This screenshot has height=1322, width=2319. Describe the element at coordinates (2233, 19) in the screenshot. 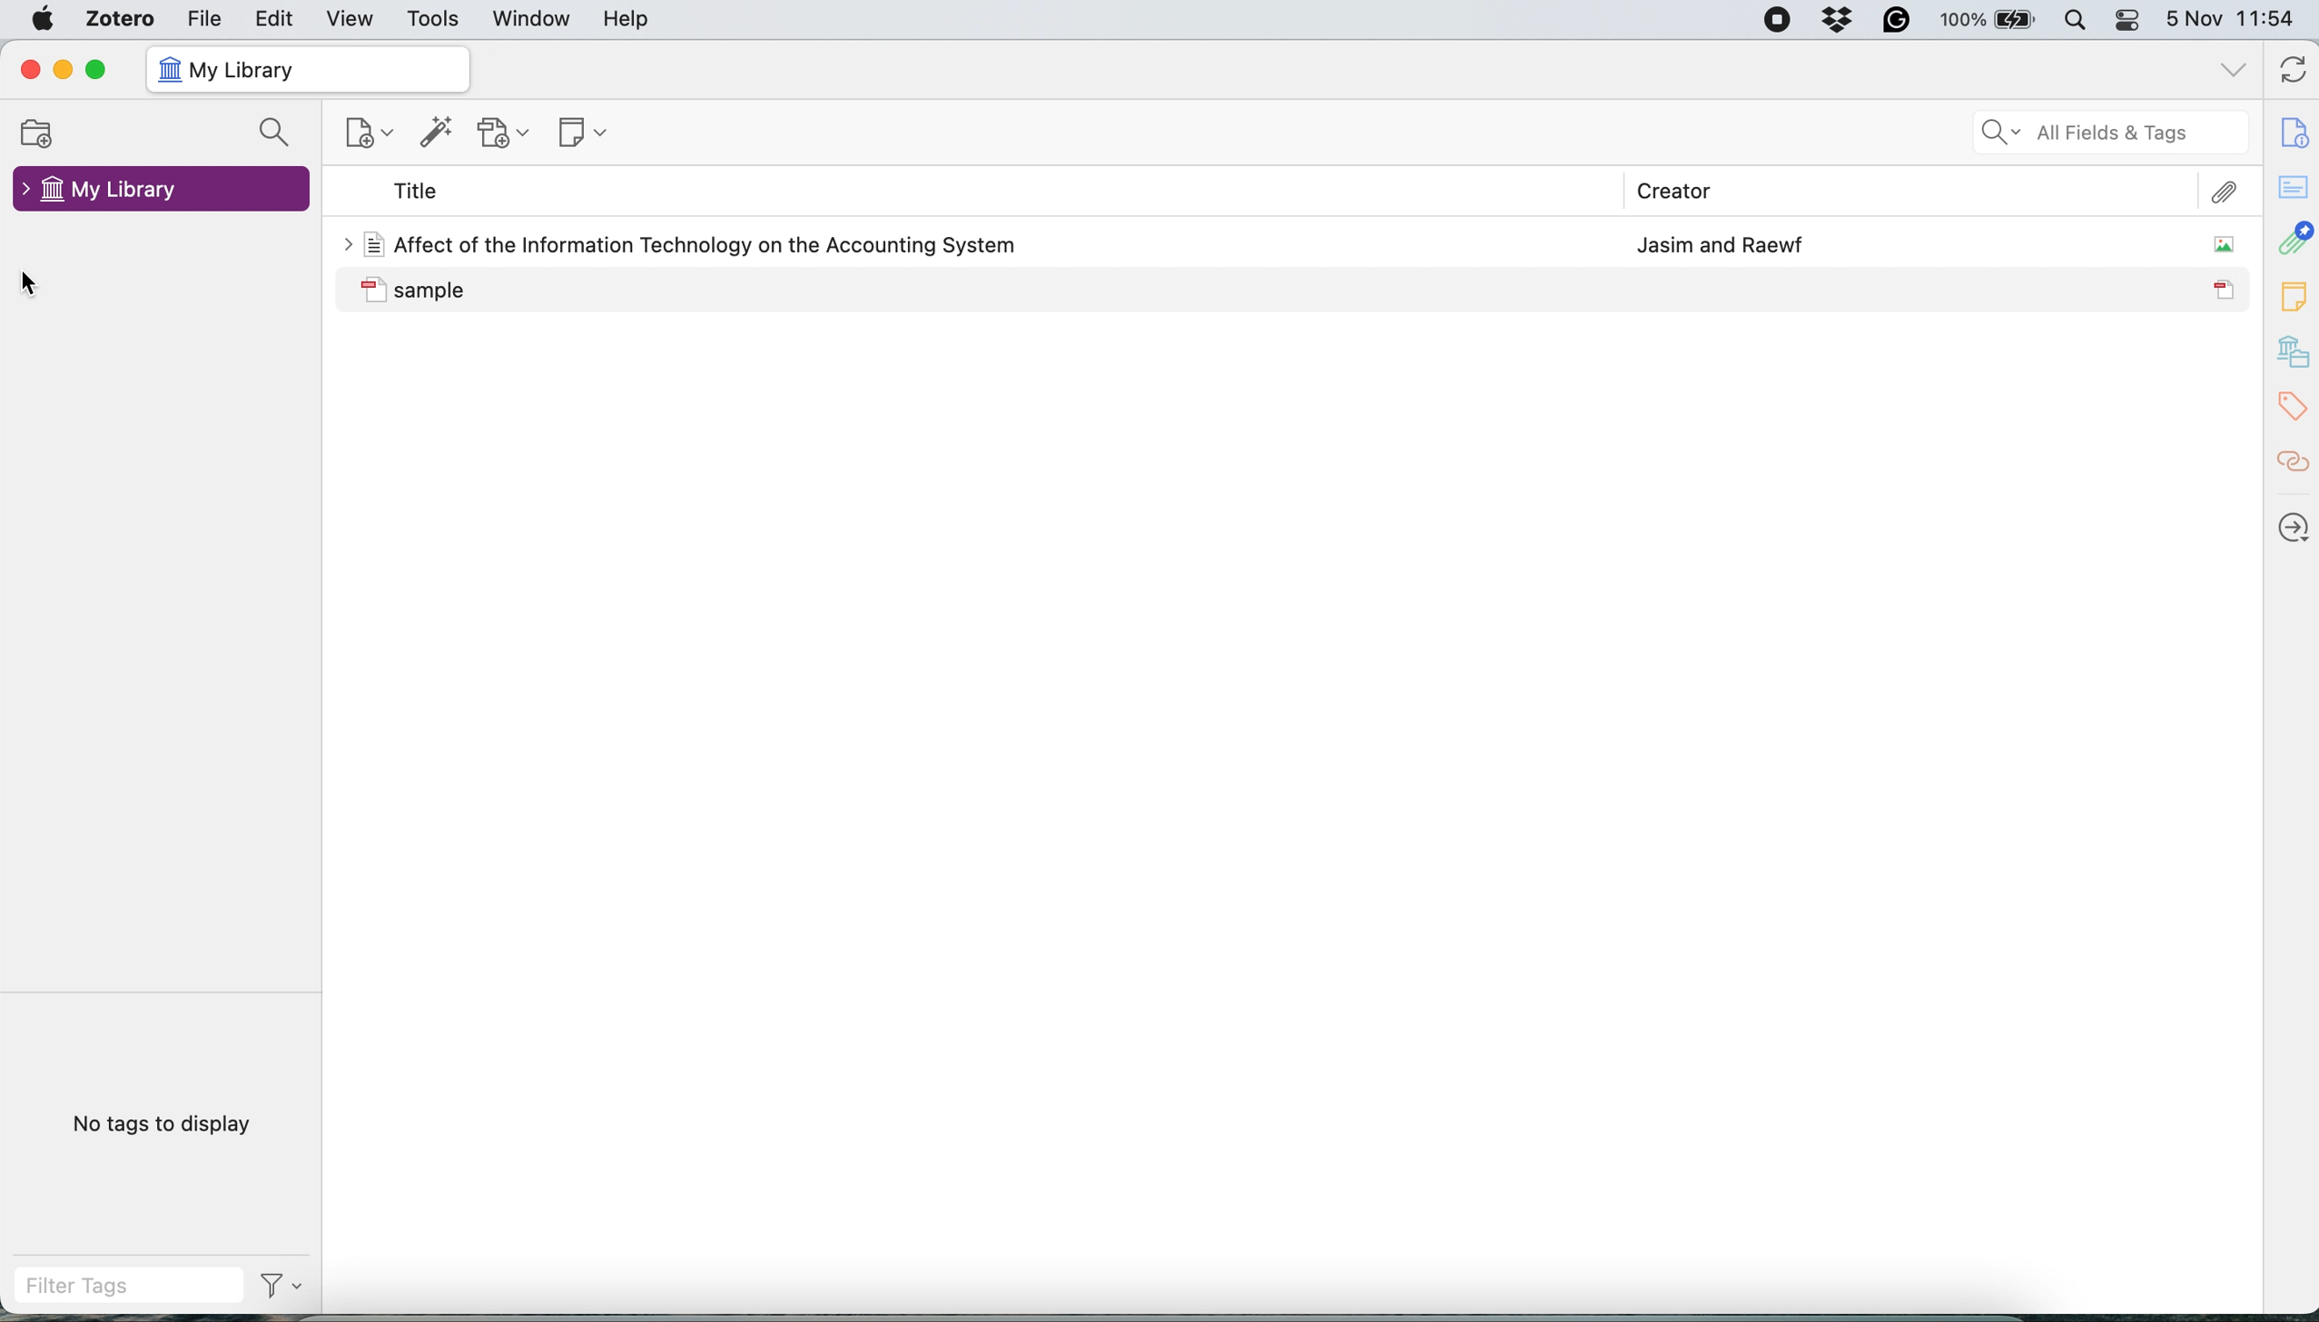

I see `date and time` at that location.